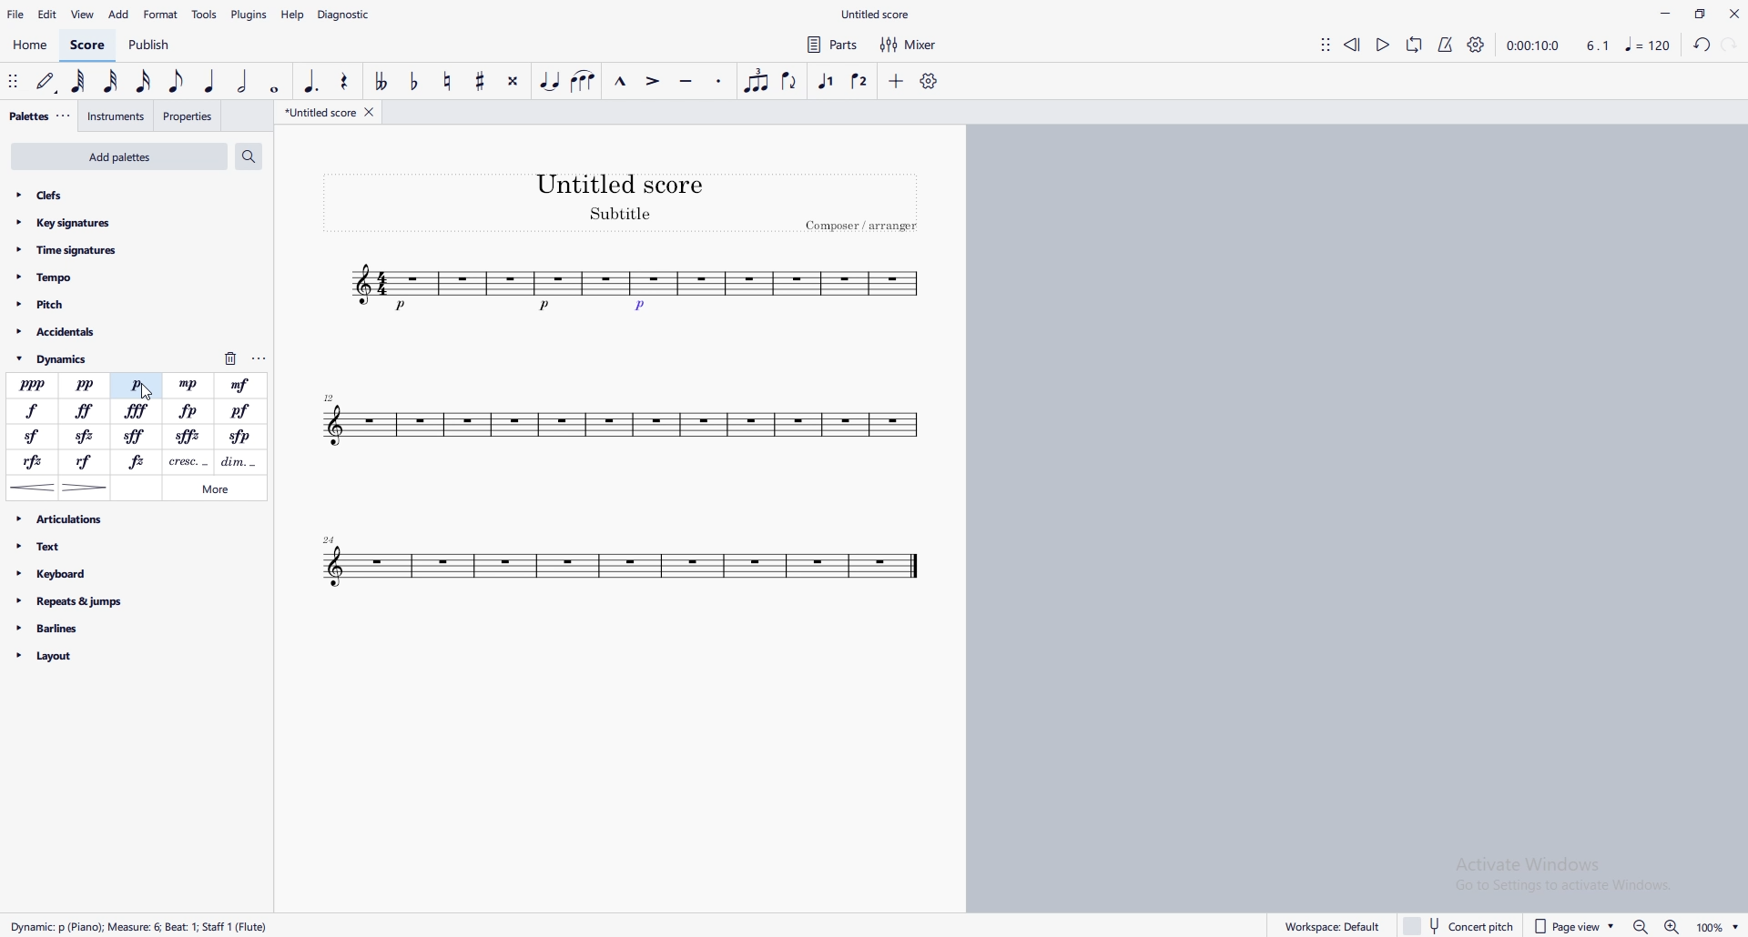 This screenshot has width=1748, height=937. Describe the element at coordinates (622, 202) in the screenshot. I see `heading` at that location.